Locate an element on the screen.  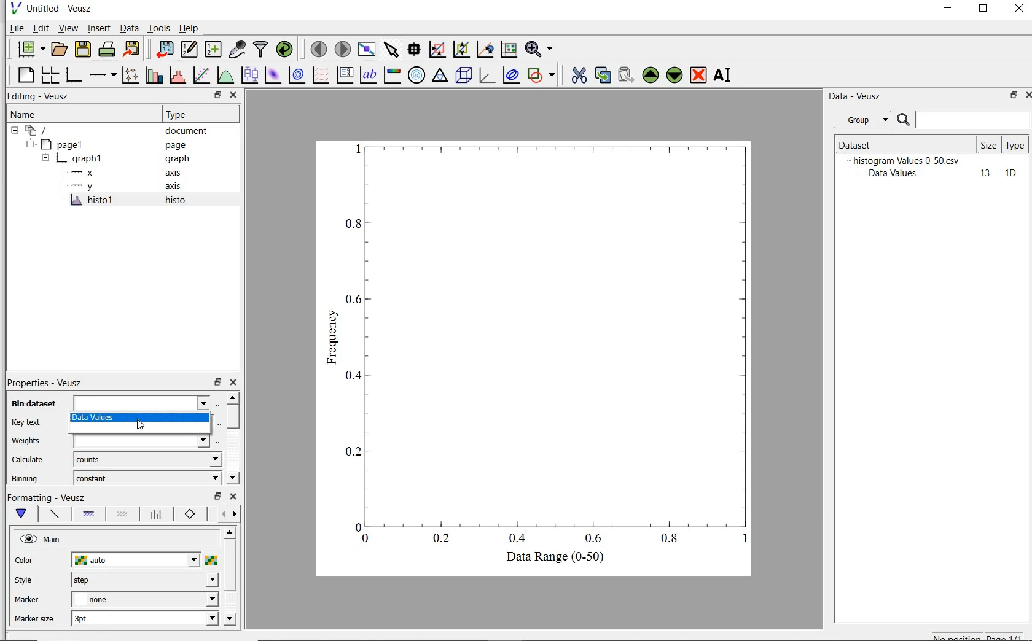
 is located at coordinates (178, 159).